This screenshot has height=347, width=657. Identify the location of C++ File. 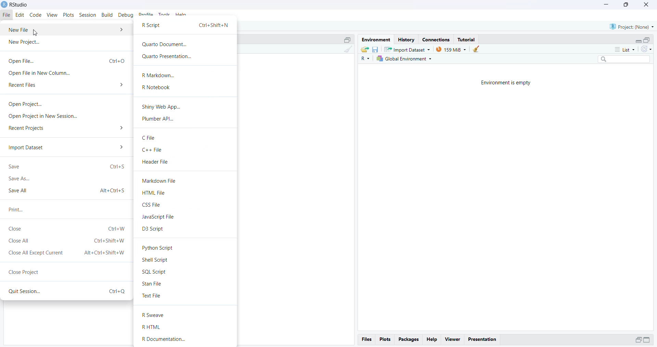
(154, 150).